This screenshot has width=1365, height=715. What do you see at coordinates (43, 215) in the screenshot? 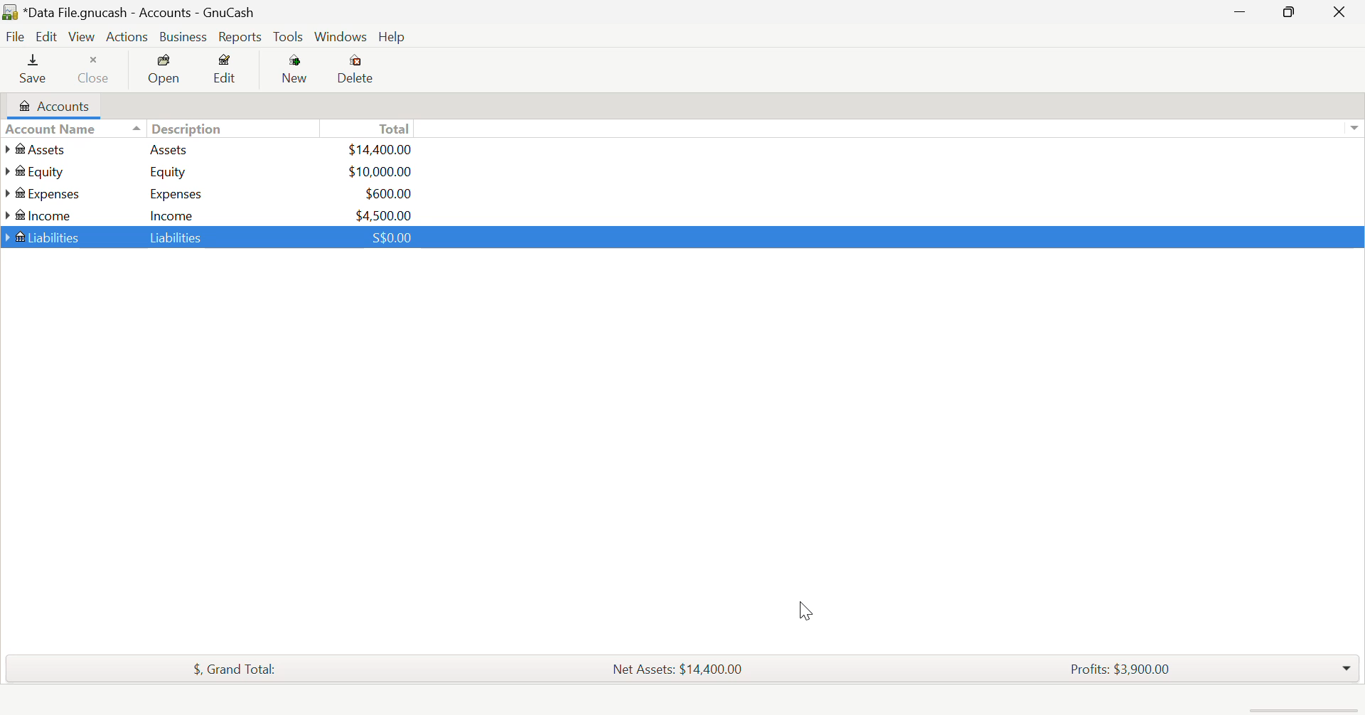
I see `Income Account` at bounding box center [43, 215].